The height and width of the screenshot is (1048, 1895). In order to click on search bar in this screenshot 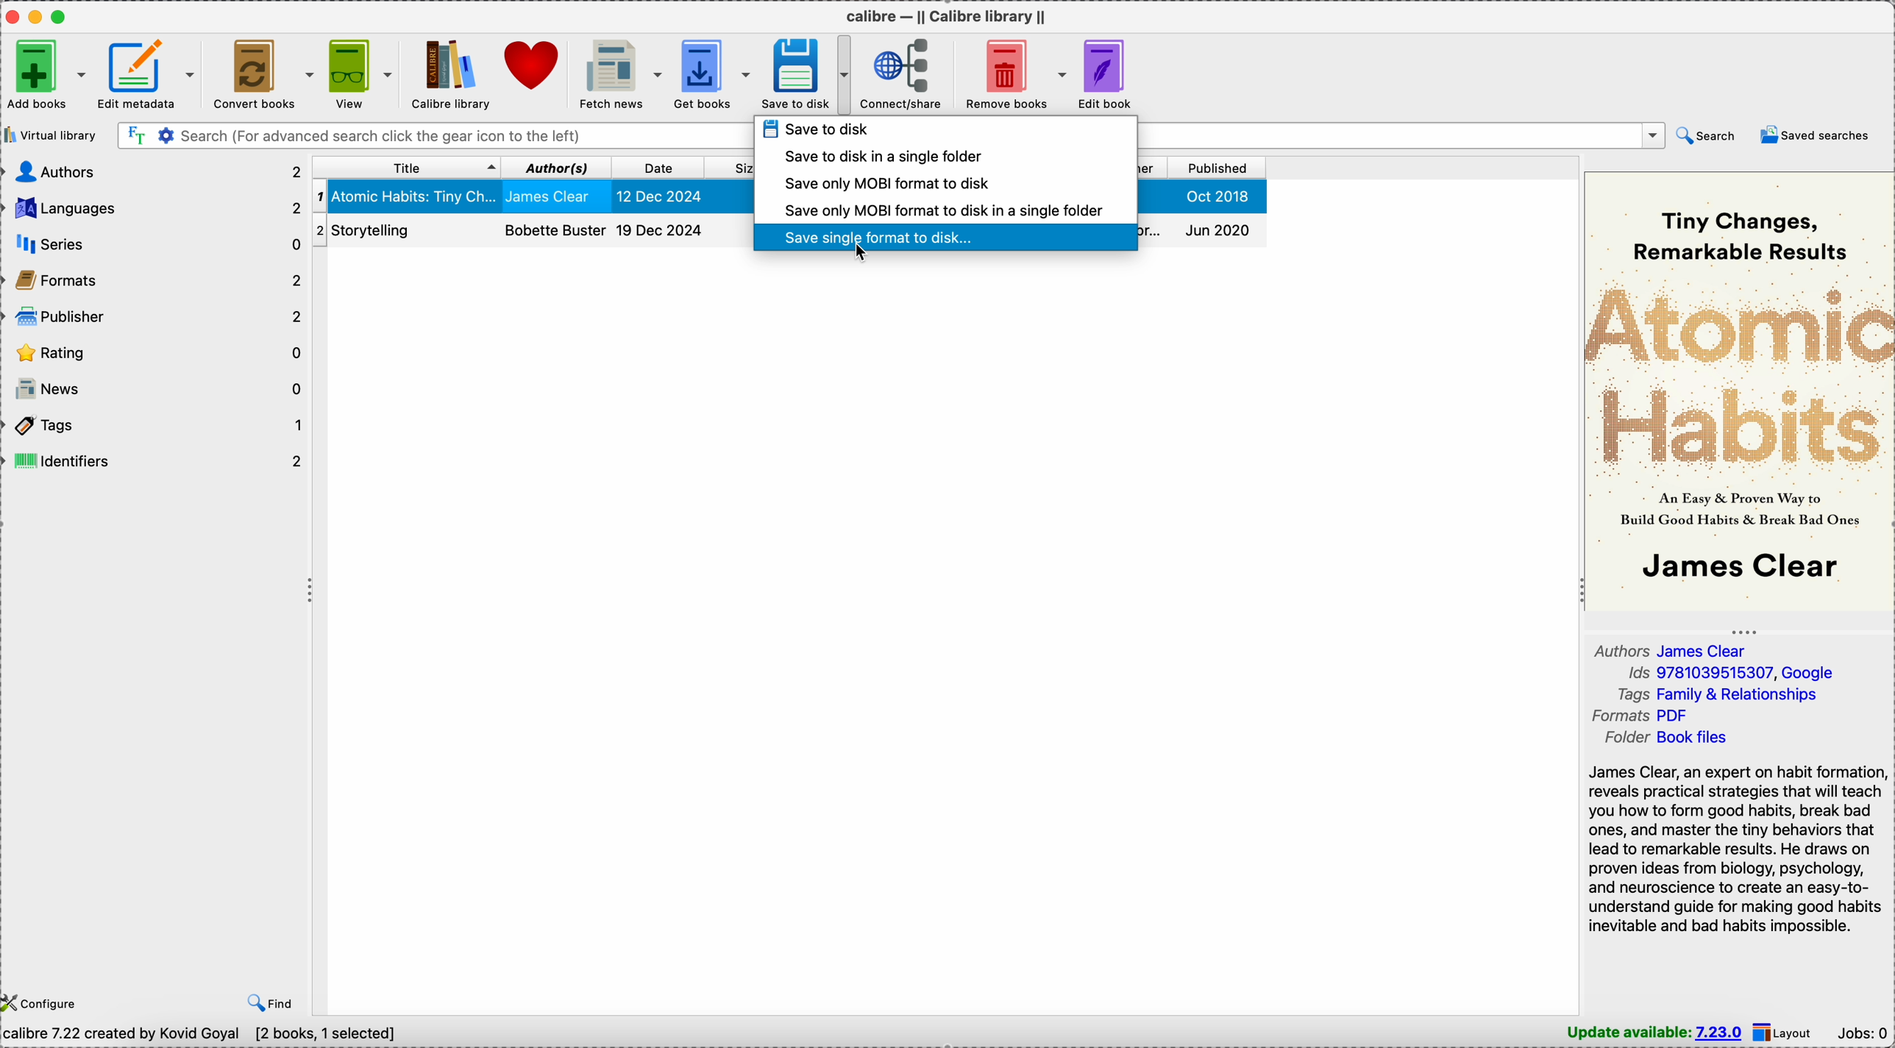, I will do `click(432, 136)`.